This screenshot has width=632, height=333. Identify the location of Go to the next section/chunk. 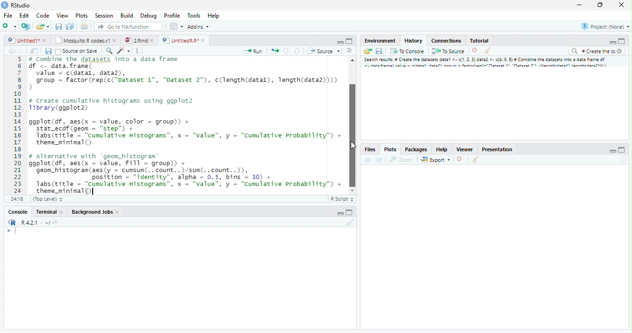
(297, 51).